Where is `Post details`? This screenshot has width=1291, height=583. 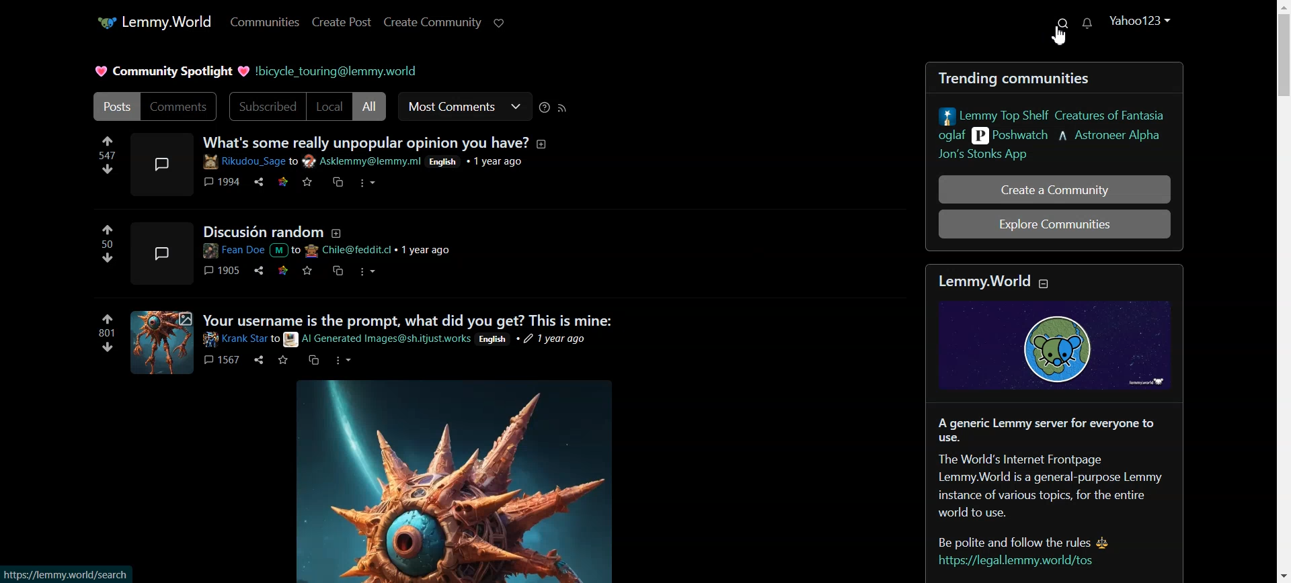 Post details is located at coordinates (328, 250).